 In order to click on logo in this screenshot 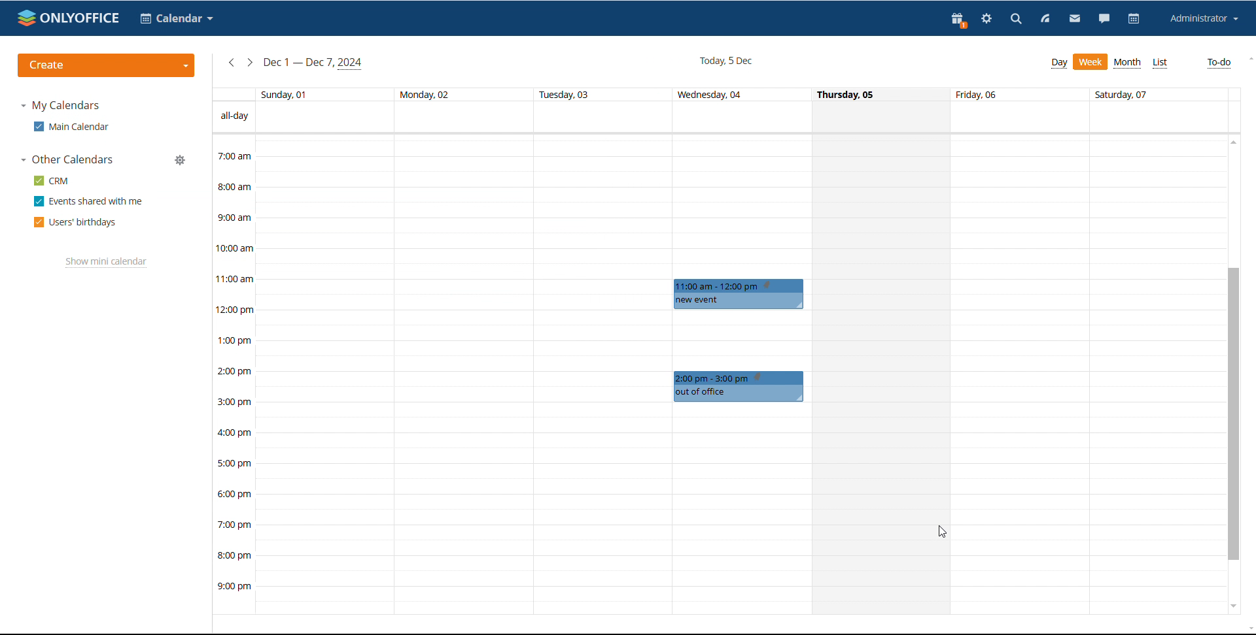, I will do `click(67, 17)`.